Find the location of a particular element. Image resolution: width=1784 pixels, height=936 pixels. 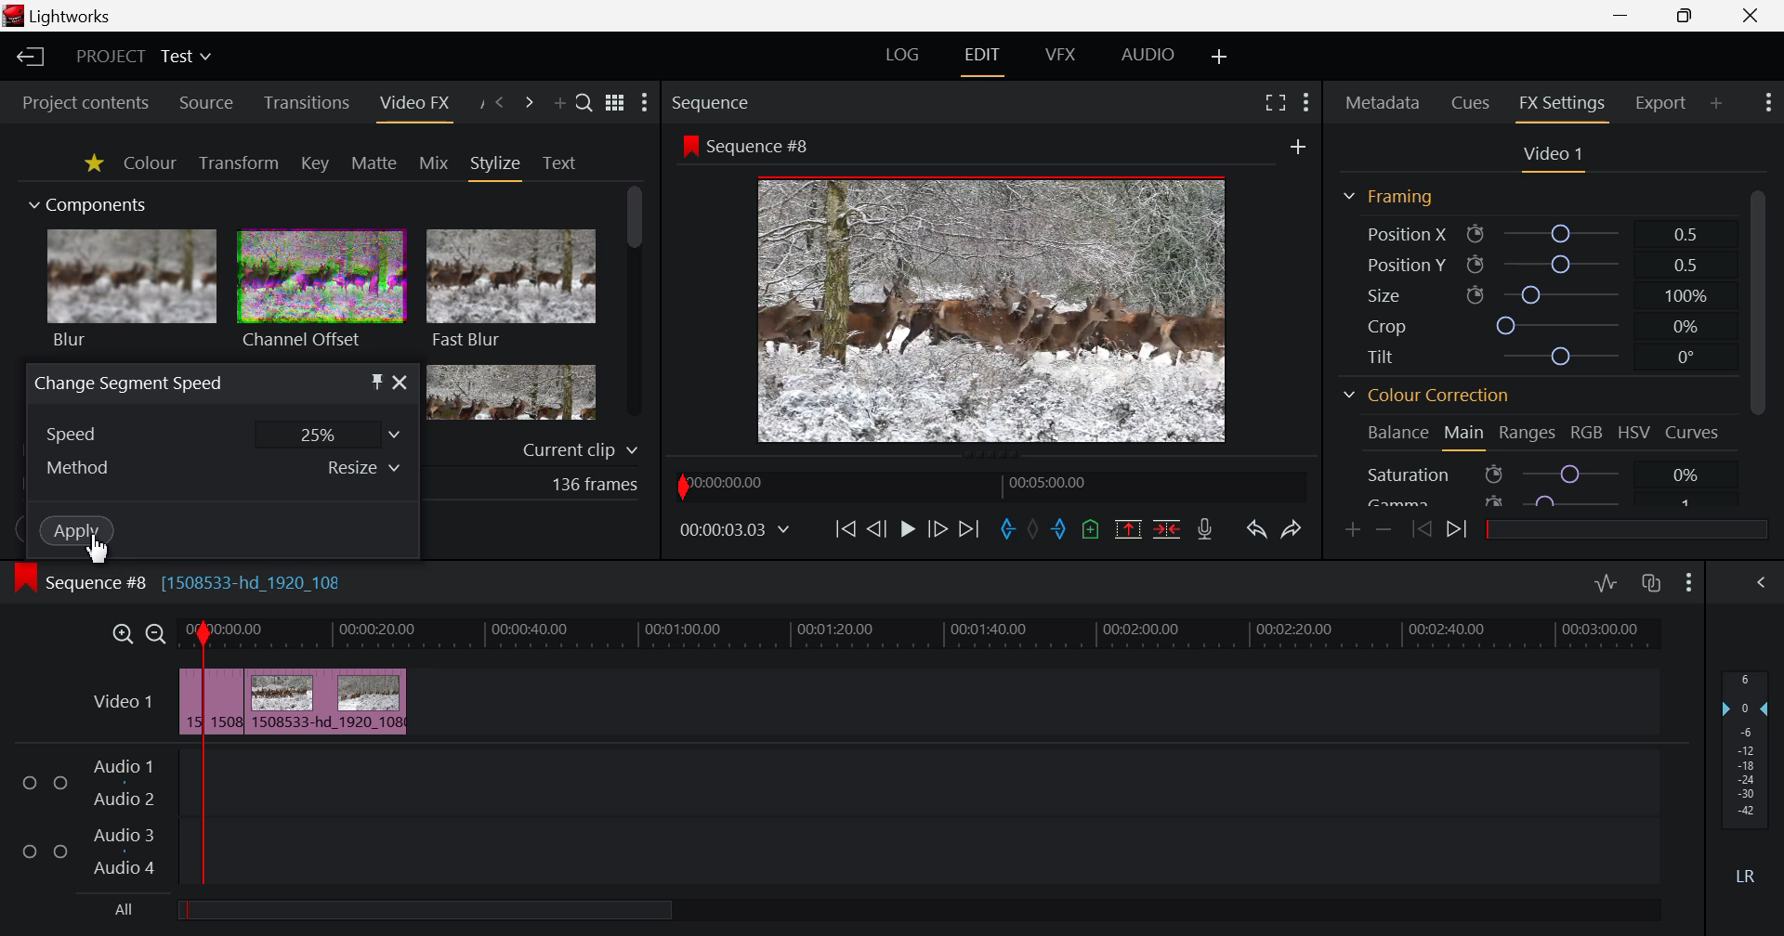

Minimize is located at coordinates (1686, 17).